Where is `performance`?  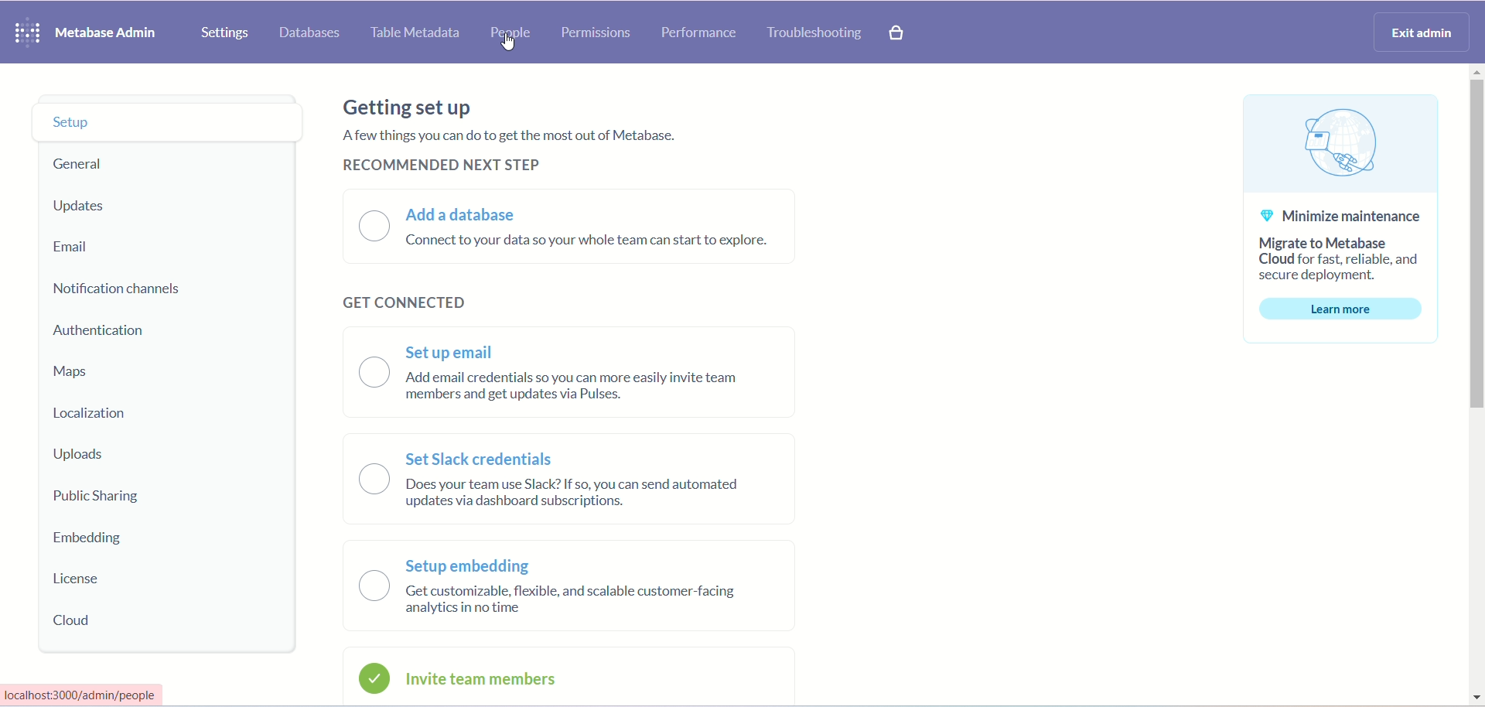
performance is located at coordinates (702, 35).